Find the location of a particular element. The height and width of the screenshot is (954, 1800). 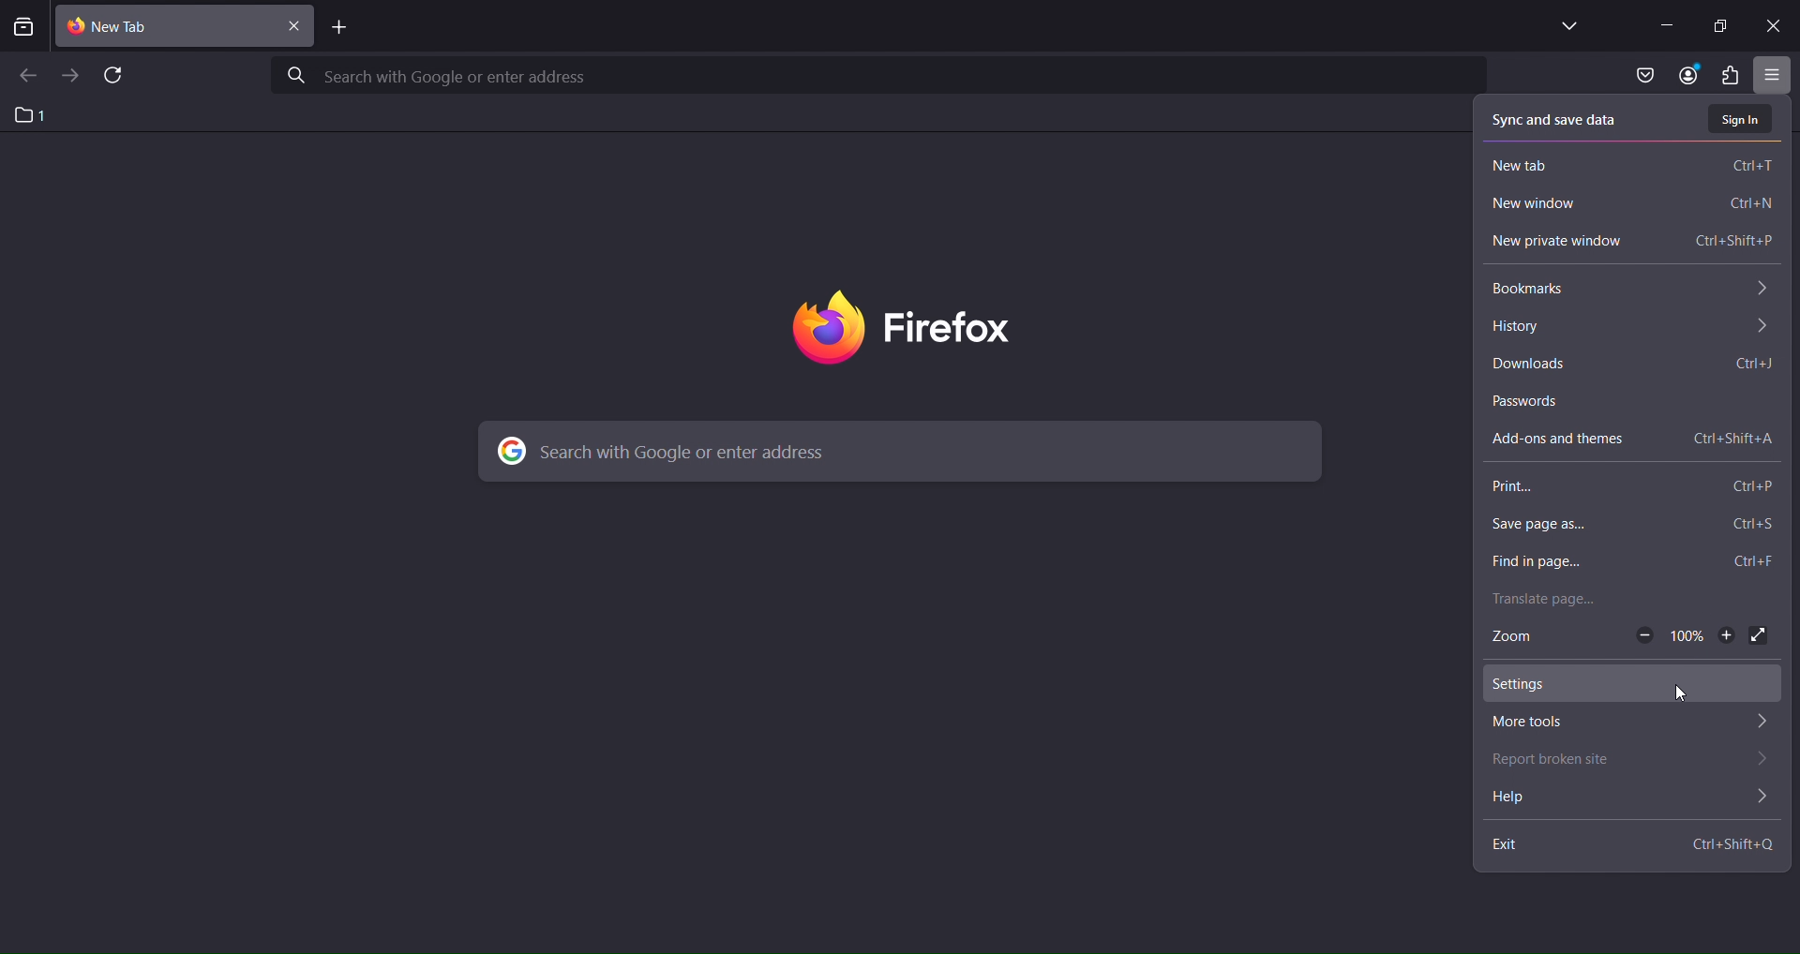

accounts is located at coordinates (1693, 76).